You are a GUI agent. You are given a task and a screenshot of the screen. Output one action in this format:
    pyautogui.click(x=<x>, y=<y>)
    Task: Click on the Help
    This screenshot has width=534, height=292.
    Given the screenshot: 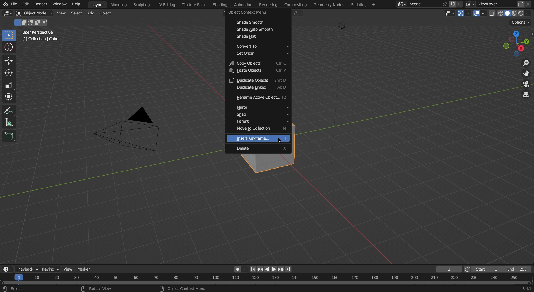 What is the action you would take?
    pyautogui.click(x=79, y=5)
    